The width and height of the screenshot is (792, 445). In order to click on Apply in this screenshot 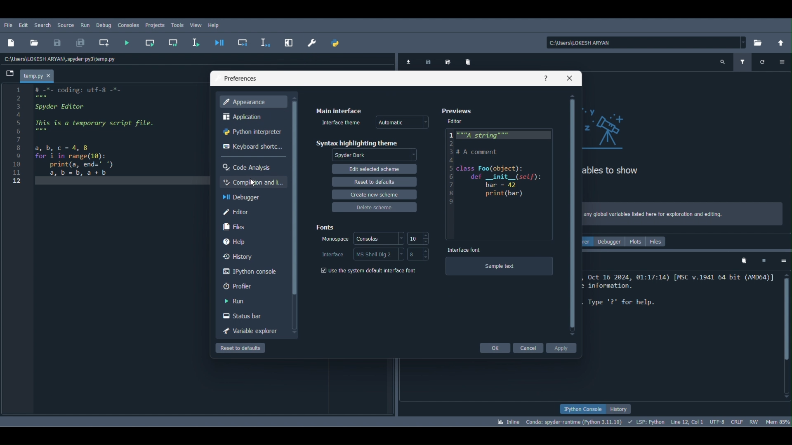, I will do `click(562, 349)`.